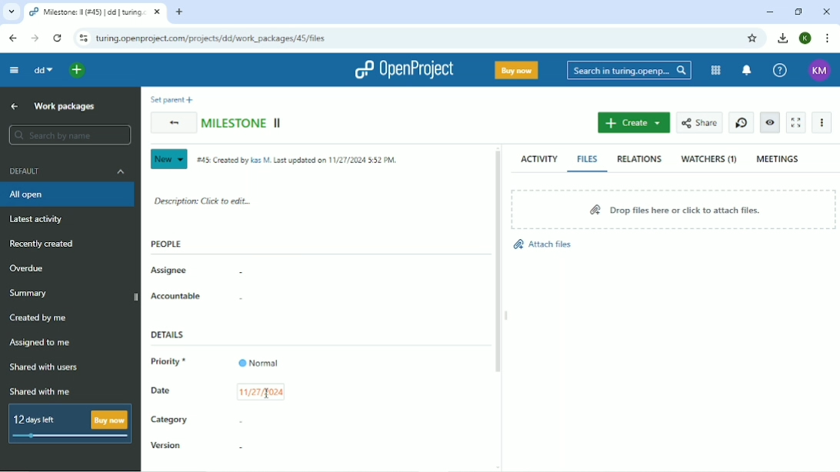  What do you see at coordinates (57, 38) in the screenshot?
I see `Reload this page` at bounding box center [57, 38].